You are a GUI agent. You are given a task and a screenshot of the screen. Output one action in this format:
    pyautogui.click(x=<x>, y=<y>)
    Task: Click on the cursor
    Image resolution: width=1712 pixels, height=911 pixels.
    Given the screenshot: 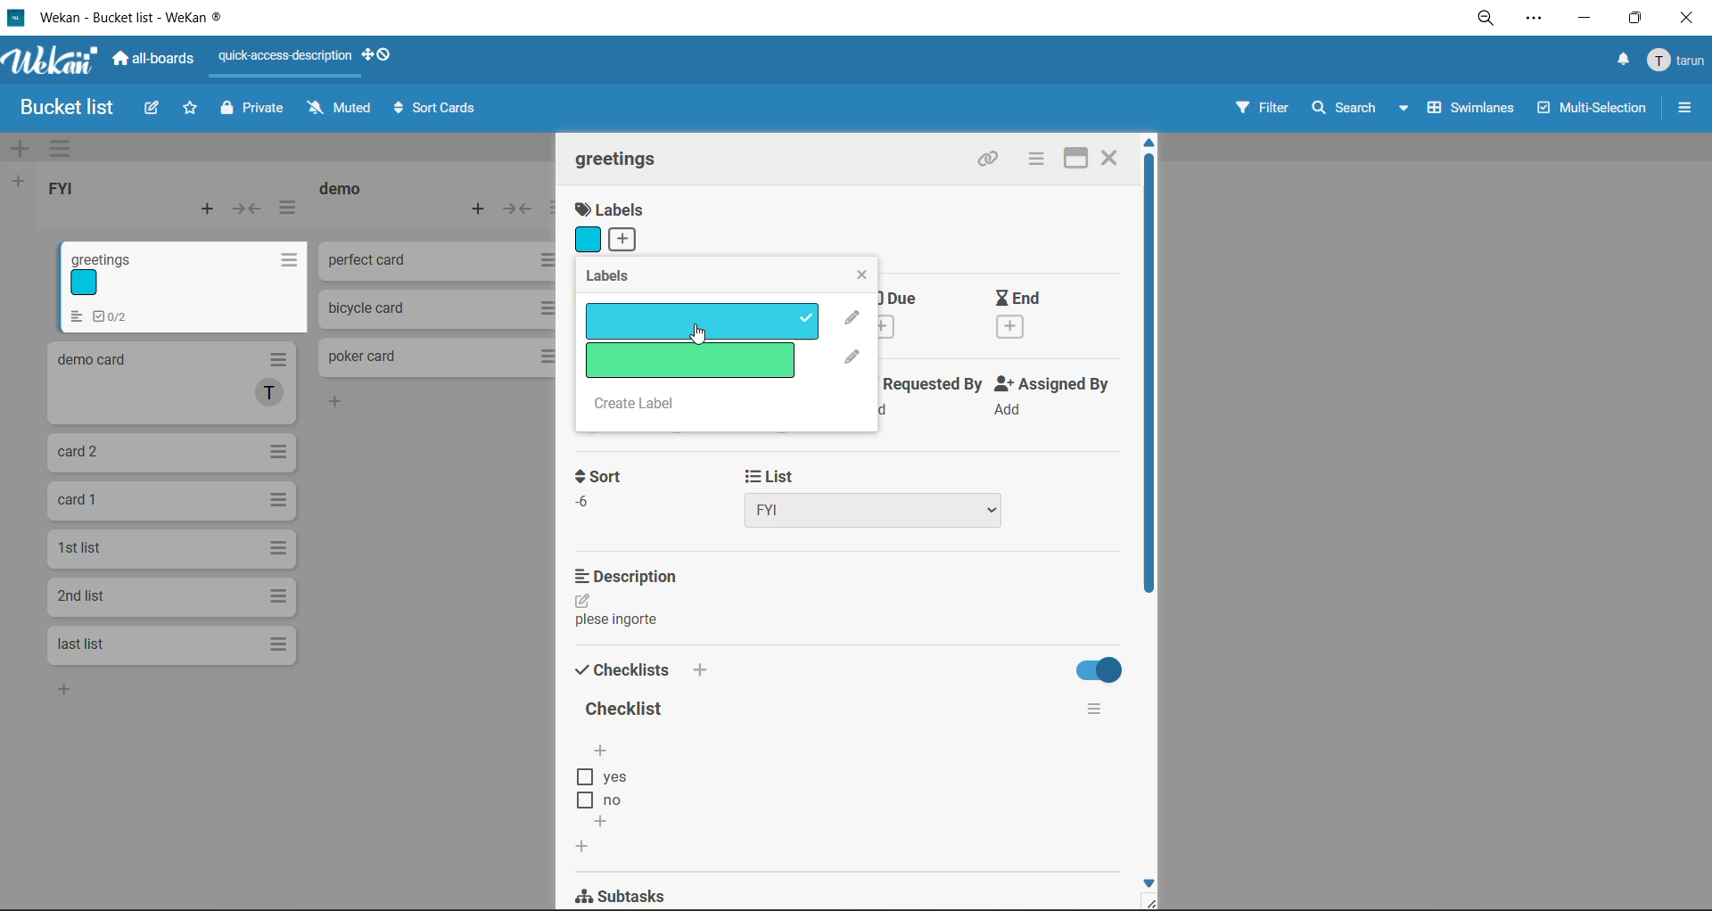 What is the action you would take?
    pyautogui.click(x=701, y=336)
    